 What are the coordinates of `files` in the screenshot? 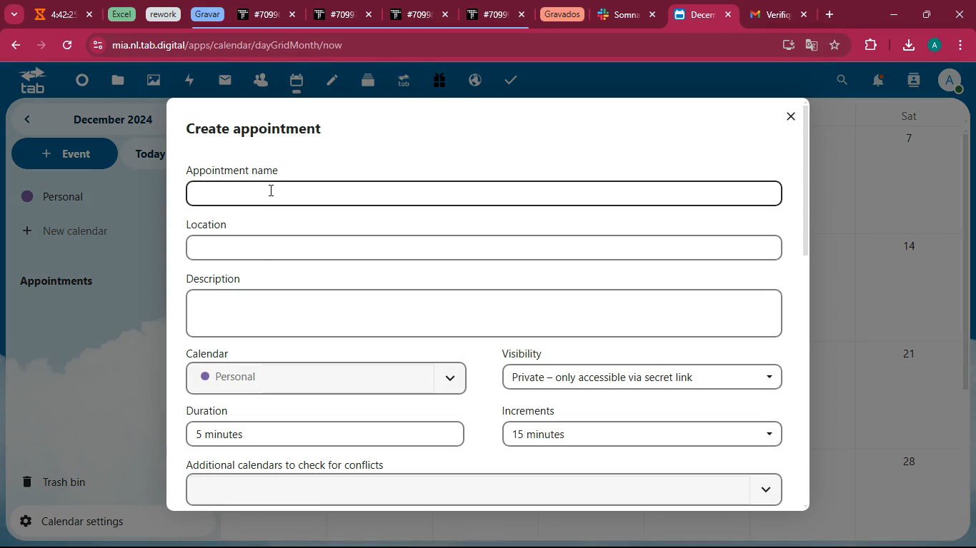 It's located at (115, 81).